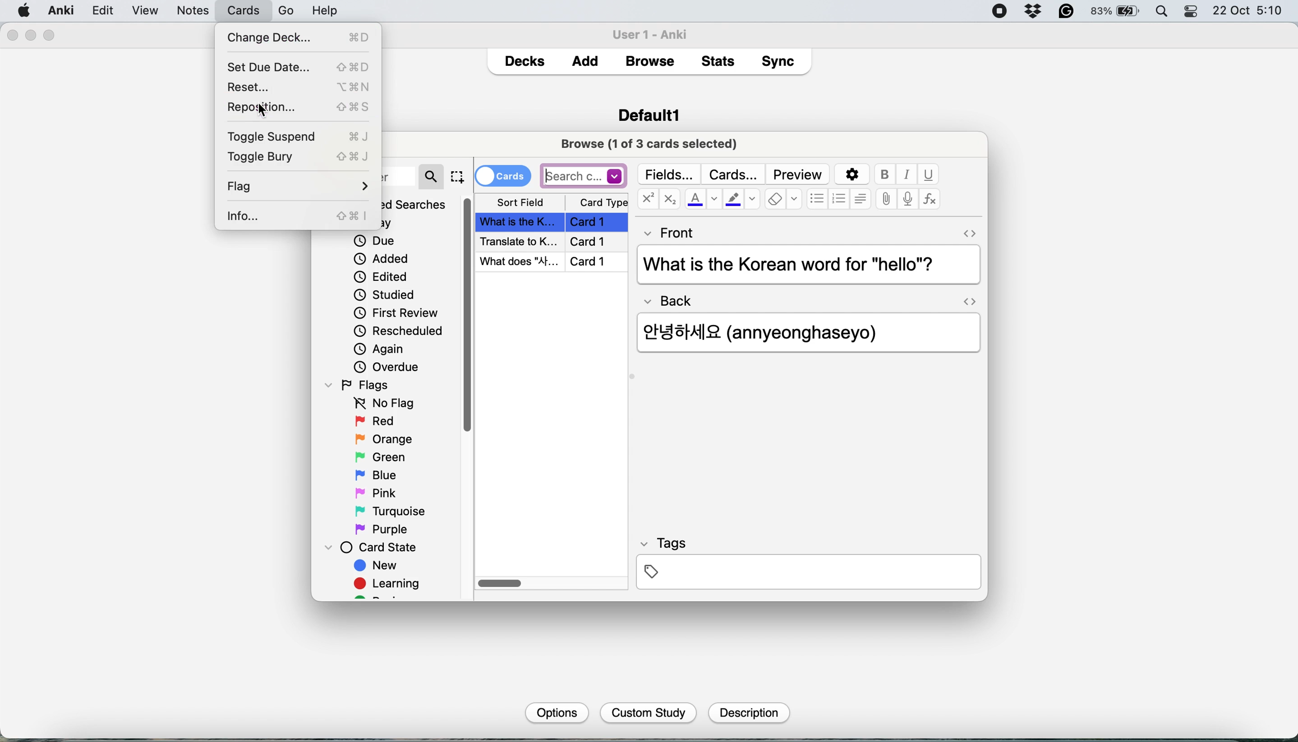  I want to click on no flag, so click(381, 404).